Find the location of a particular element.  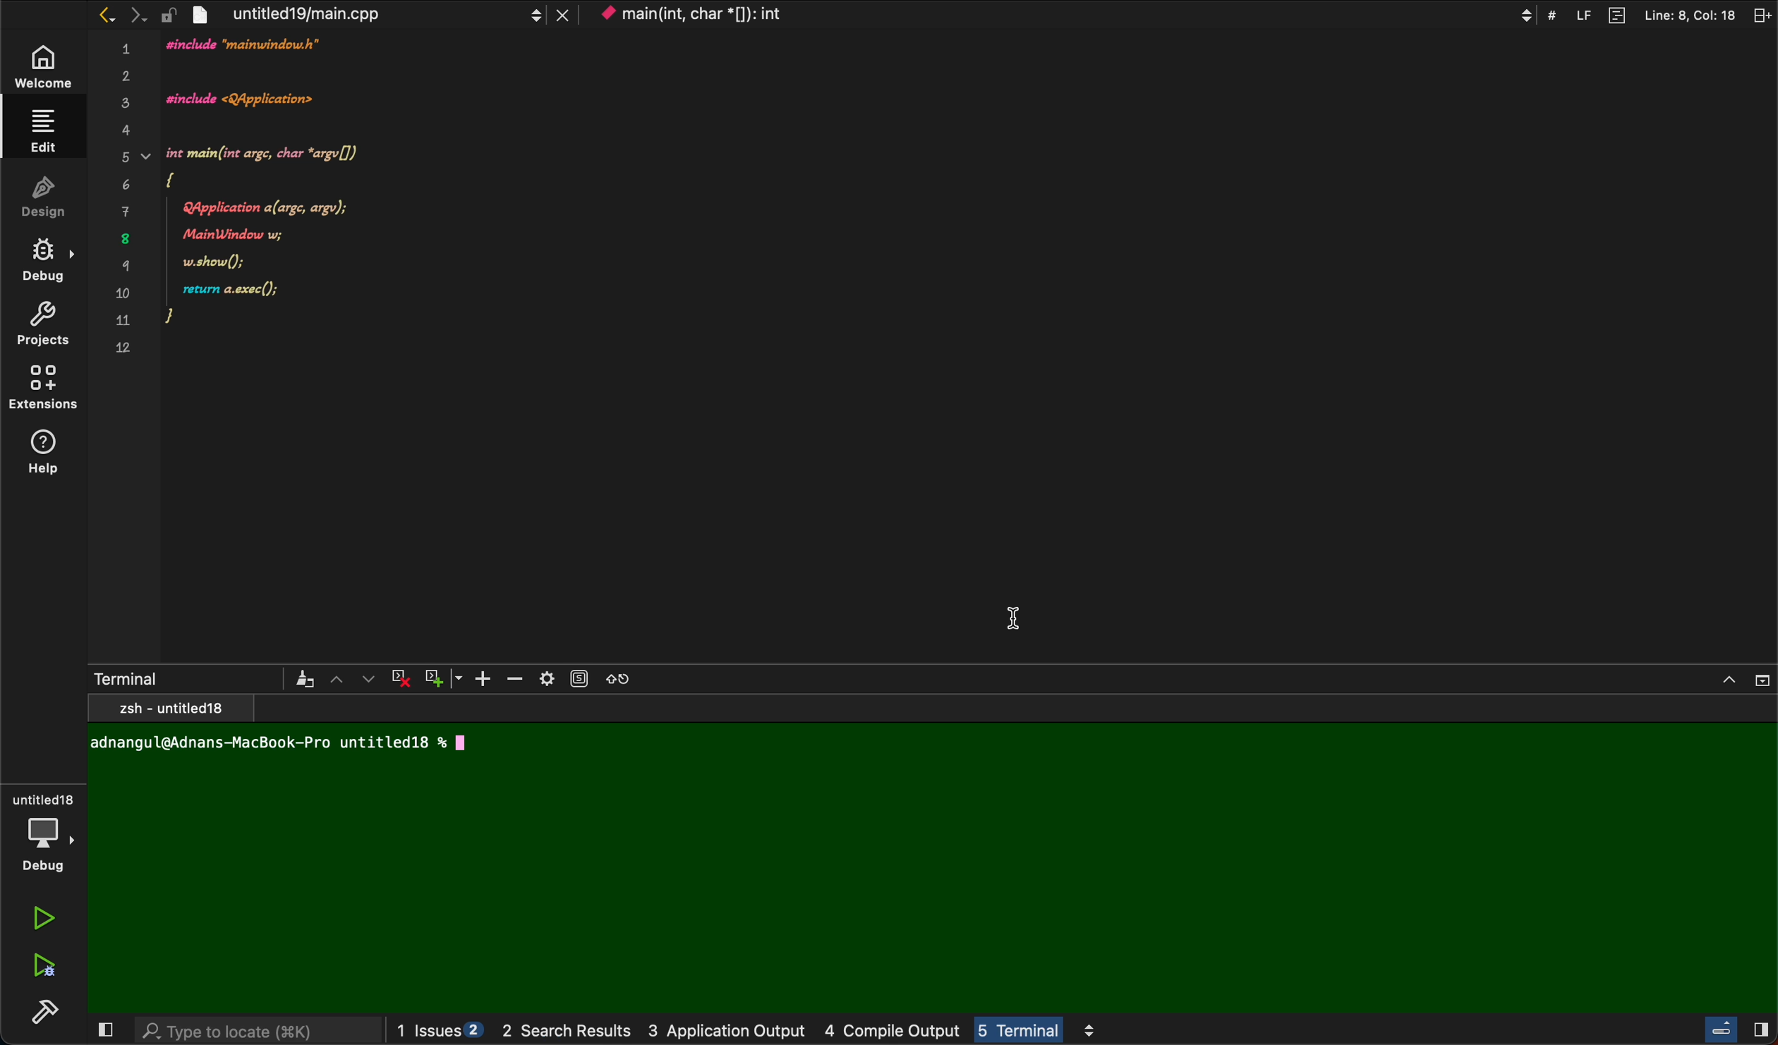

welcome is located at coordinates (40, 68).